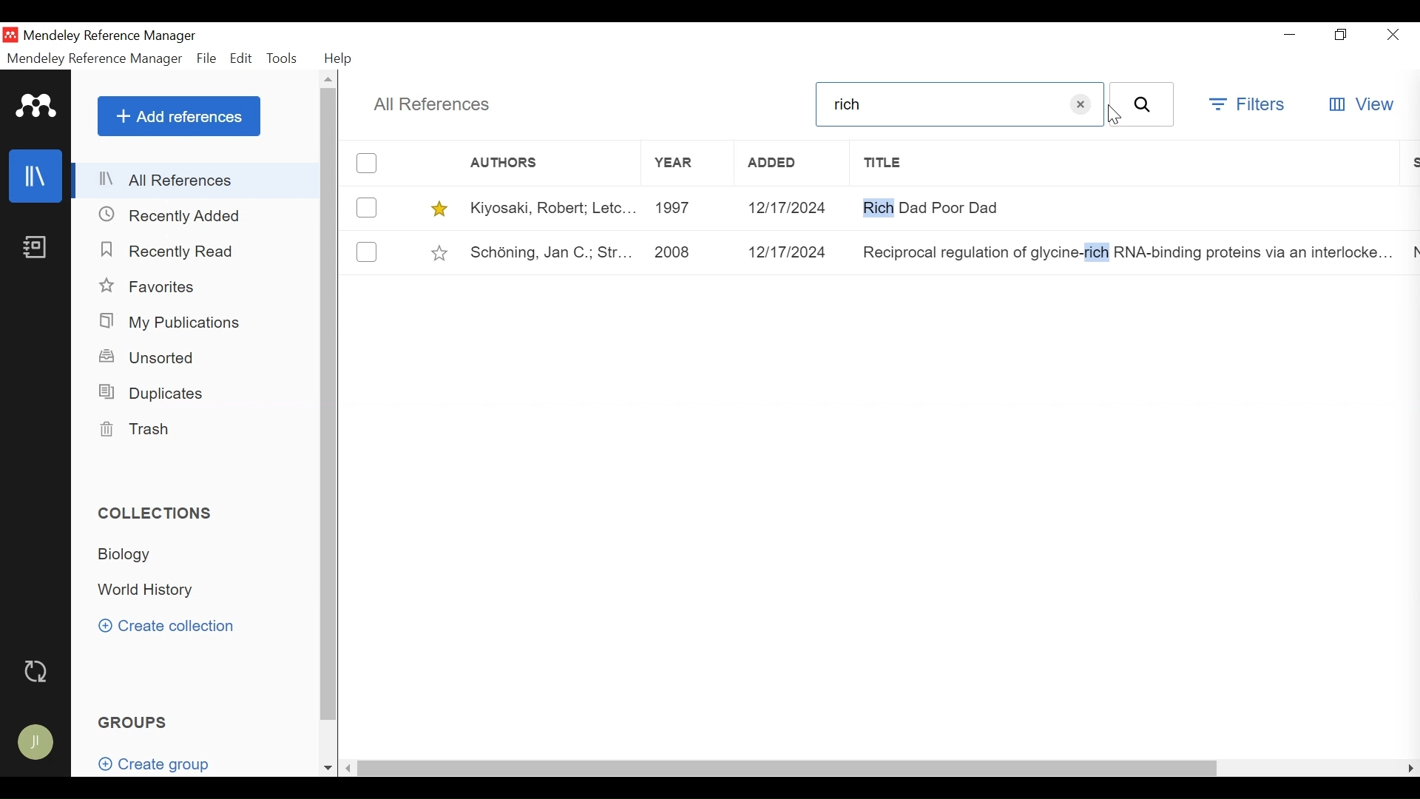 The height and width of the screenshot is (799, 1420). I want to click on clear search, so click(1081, 105).